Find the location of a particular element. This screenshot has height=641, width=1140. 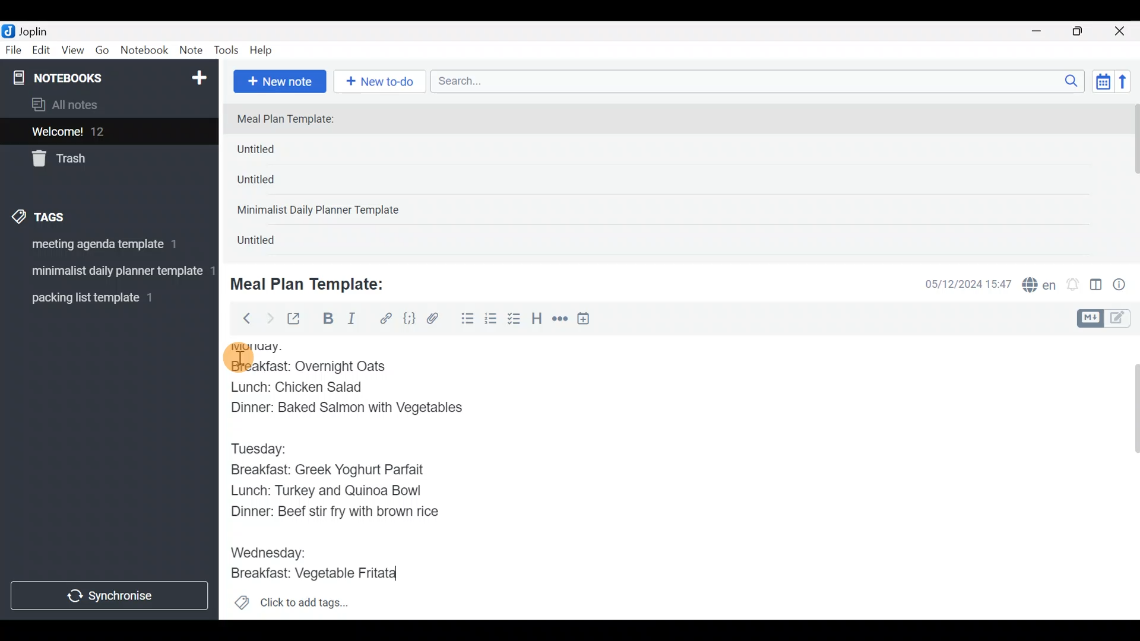

Bold is located at coordinates (327, 320).